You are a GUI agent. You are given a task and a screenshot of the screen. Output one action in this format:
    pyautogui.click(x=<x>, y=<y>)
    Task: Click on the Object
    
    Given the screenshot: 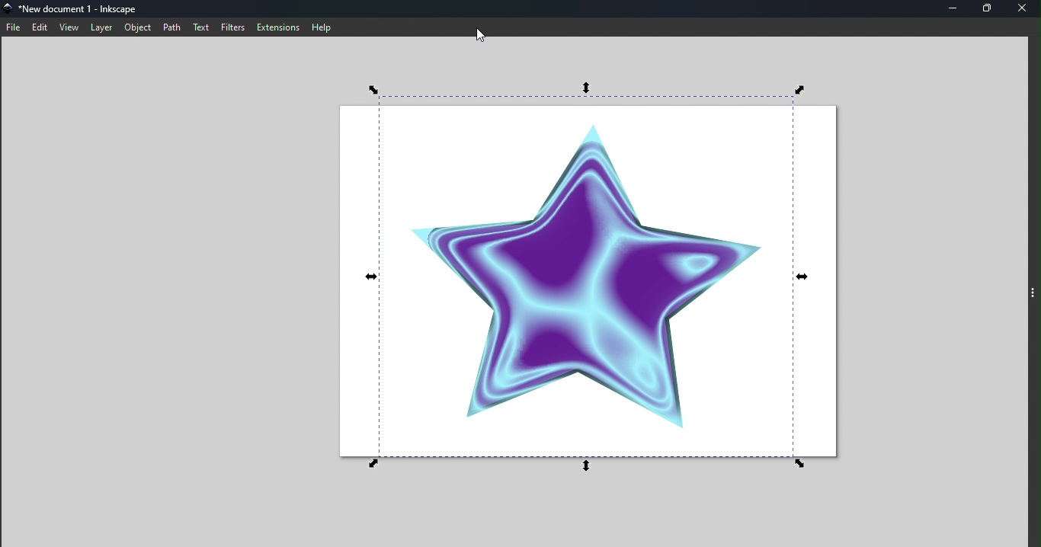 What is the action you would take?
    pyautogui.click(x=138, y=28)
    